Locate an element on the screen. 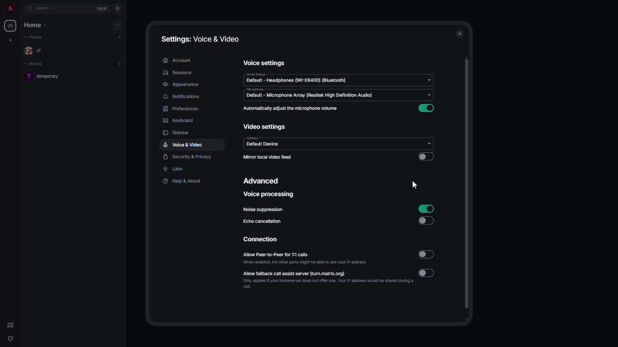 Image resolution: width=618 pixels, height=347 pixels. cursor is located at coordinates (11, 339).